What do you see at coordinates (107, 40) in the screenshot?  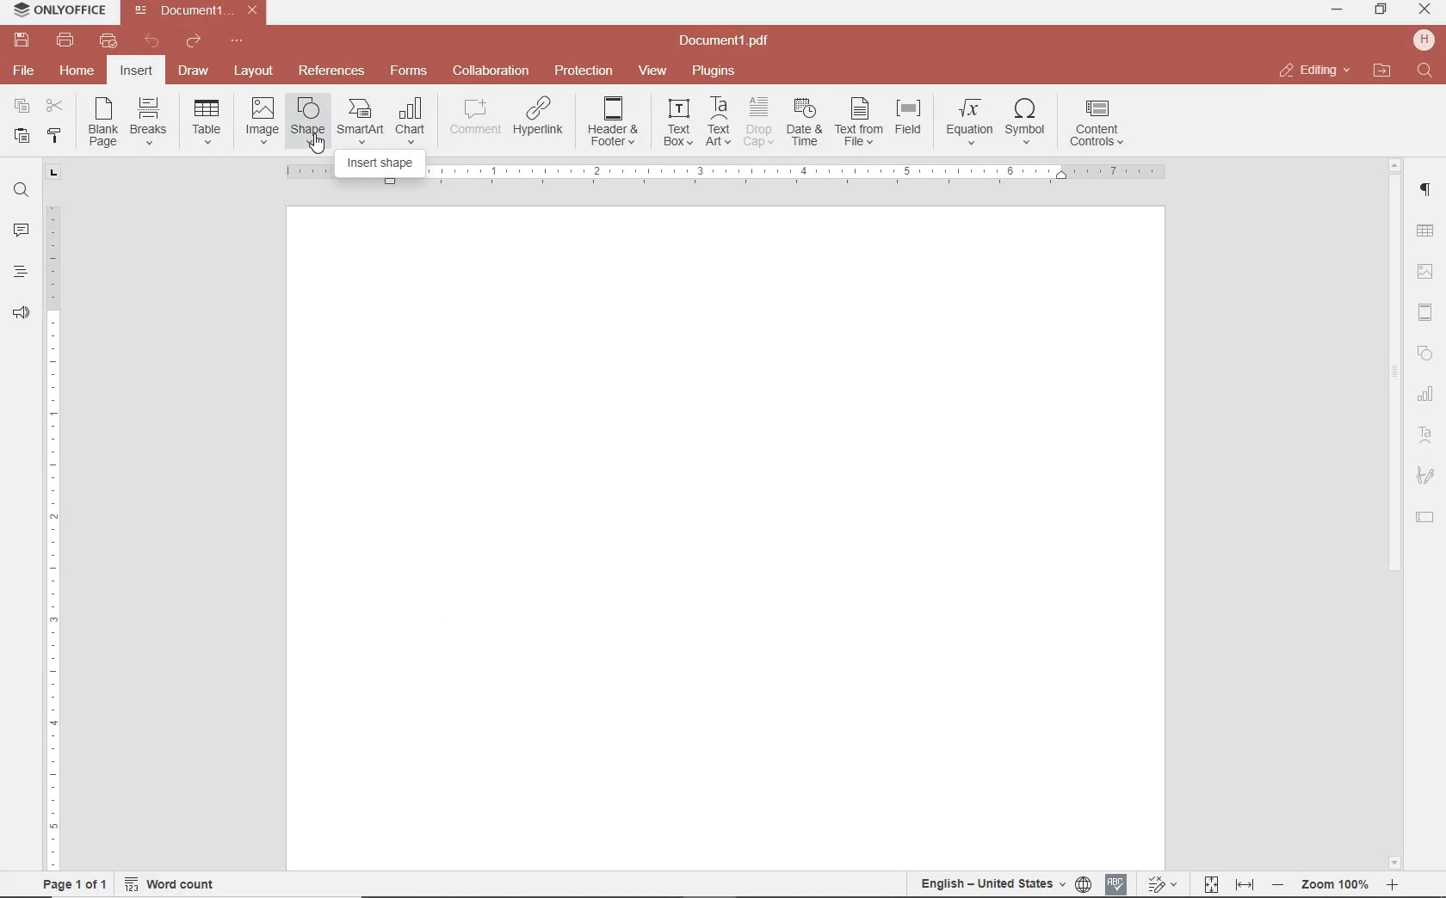 I see `quick print` at bounding box center [107, 40].